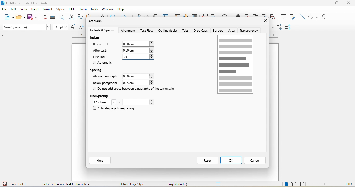 This screenshot has width=355, height=187. I want to click on alignment, so click(128, 30).